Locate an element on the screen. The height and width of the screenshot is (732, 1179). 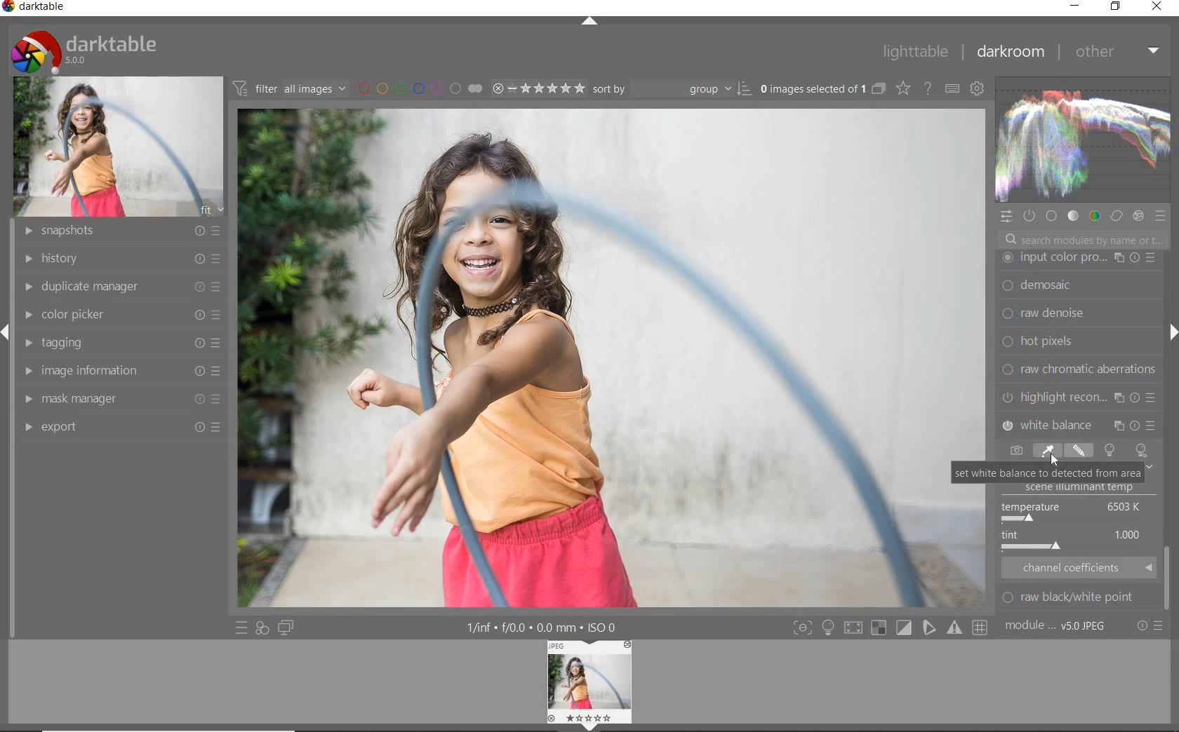
filter by image color label is located at coordinates (419, 88).